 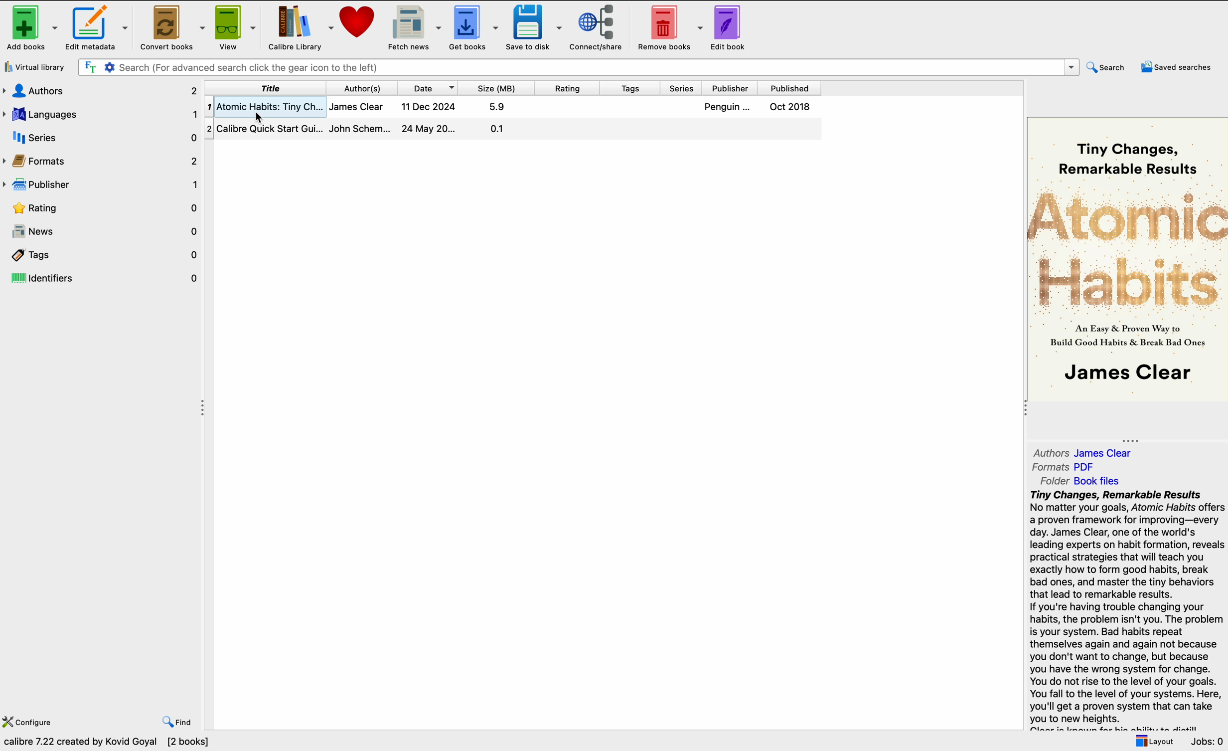 What do you see at coordinates (668, 28) in the screenshot?
I see `remove books` at bounding box center [668, 28].